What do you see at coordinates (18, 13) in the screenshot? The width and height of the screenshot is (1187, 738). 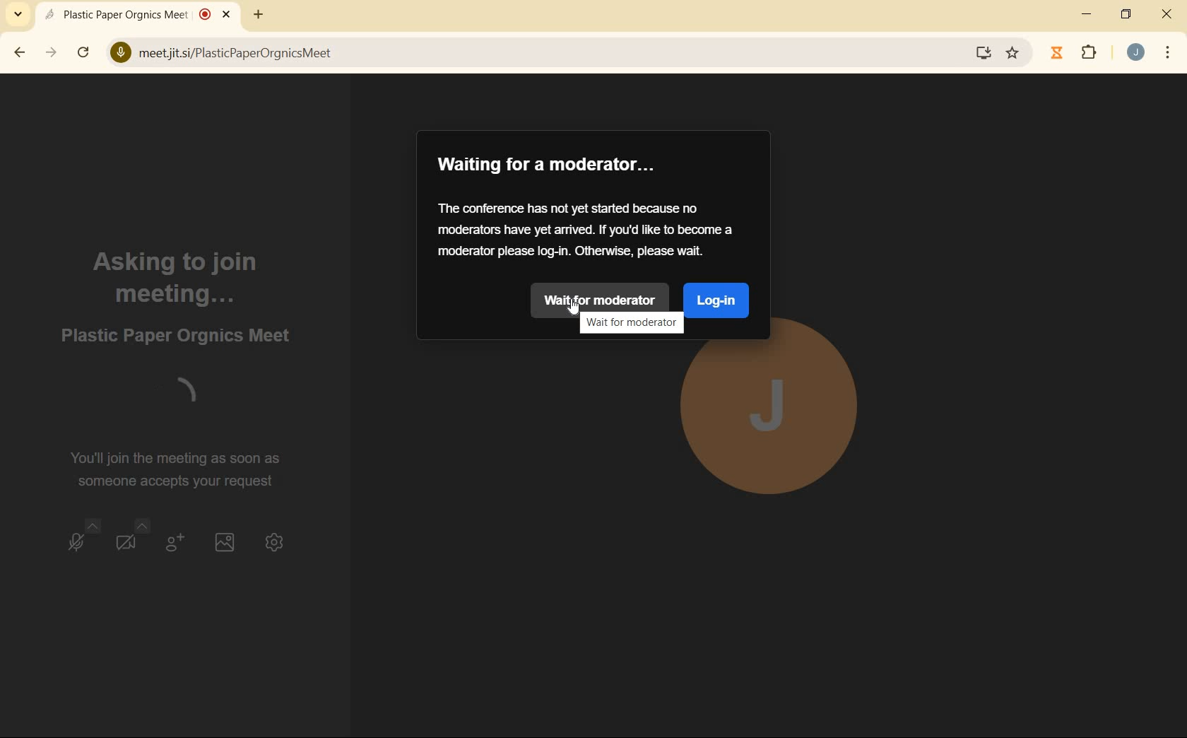 I see `search tabs` at bounding box center [18, 13].